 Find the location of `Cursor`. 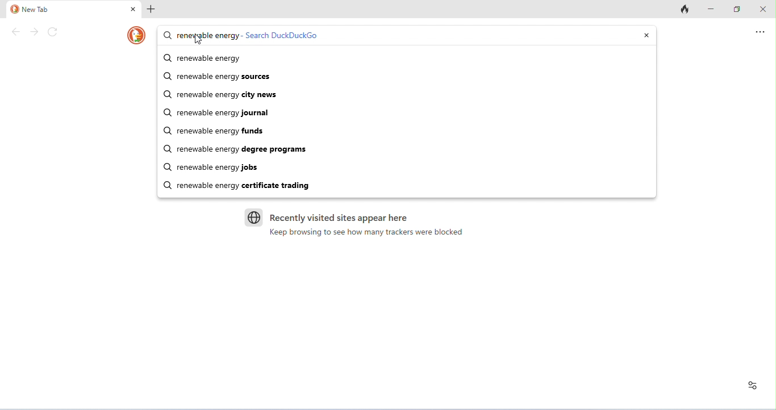

Cursor is located at coordinates (198, 39).